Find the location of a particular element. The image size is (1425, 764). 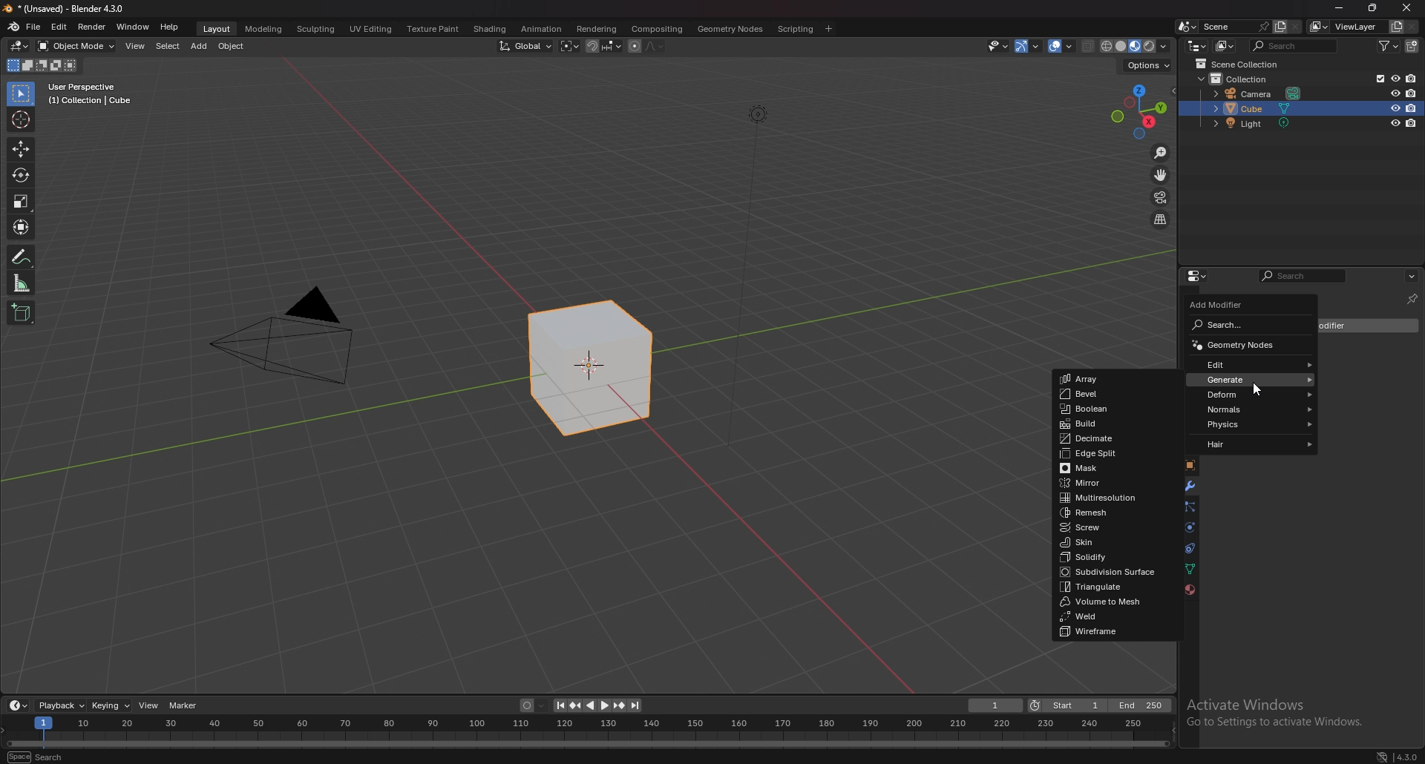

data is located at coordinates (1188, 569).